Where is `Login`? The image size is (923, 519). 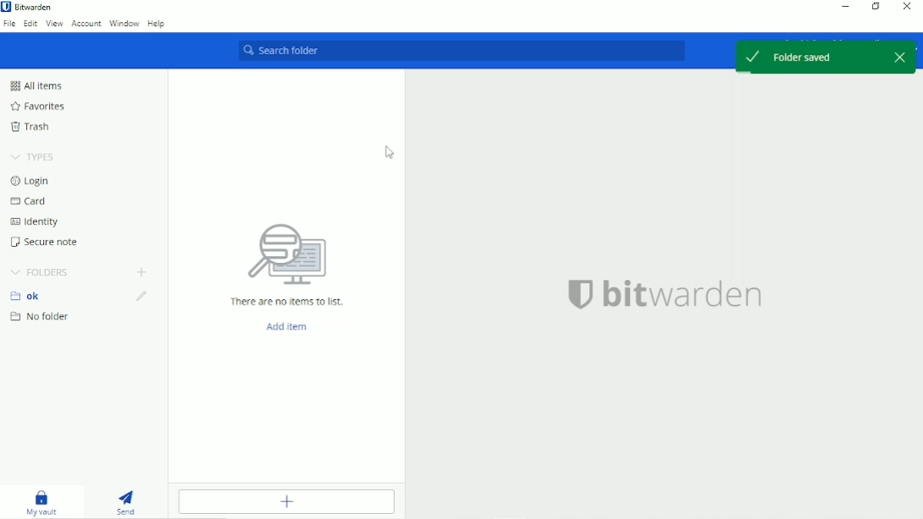 Login is located at coordinates (34, 181).